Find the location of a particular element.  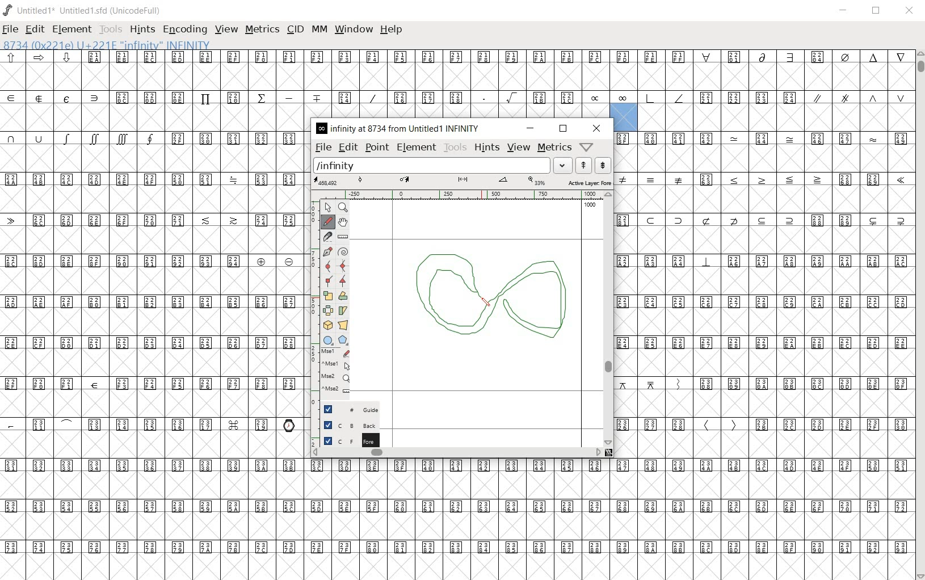

restore down is located at coordinates (563, 129).